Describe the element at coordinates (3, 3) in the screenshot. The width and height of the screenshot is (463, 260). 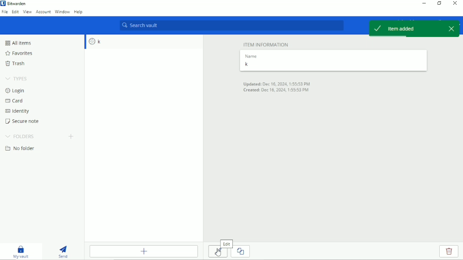
I see `bitwarden logo` at that location.